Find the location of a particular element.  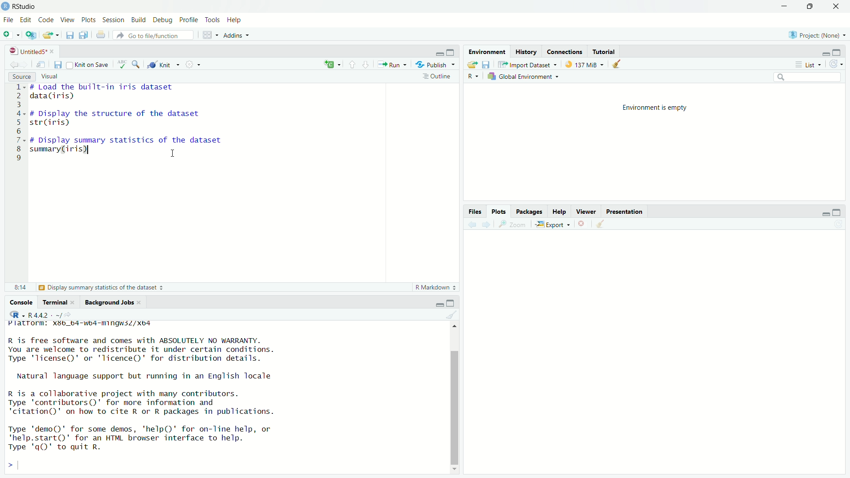

Visual is located at coordinates (50, 77).